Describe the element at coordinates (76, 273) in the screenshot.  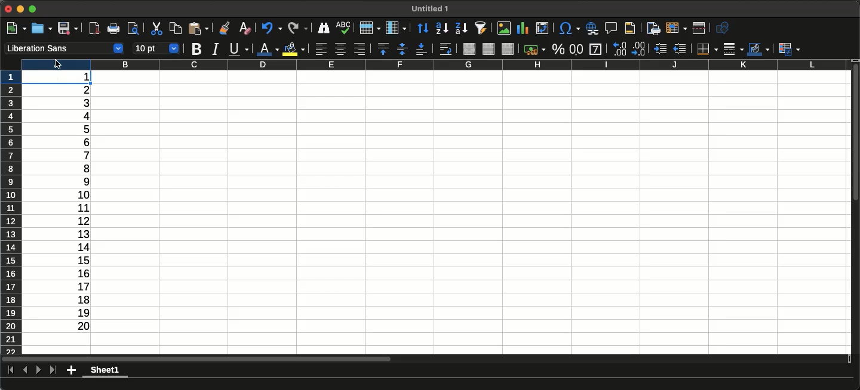
I see `16` at that location.